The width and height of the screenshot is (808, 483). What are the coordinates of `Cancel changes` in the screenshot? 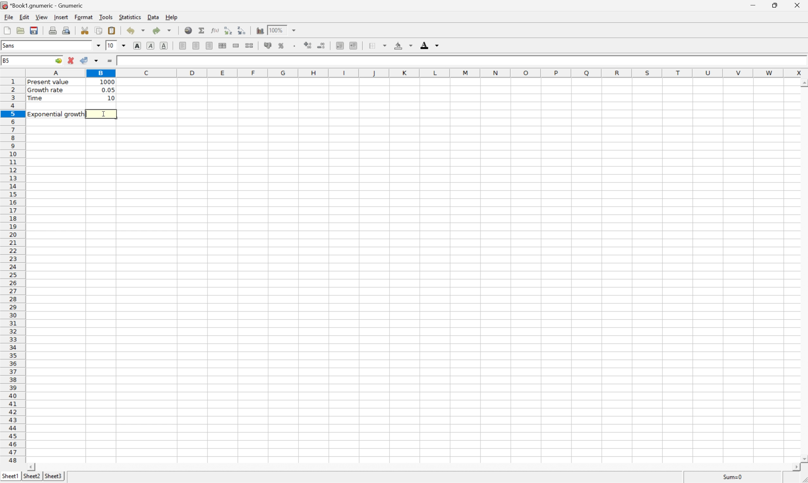 It's located at (71, 60).